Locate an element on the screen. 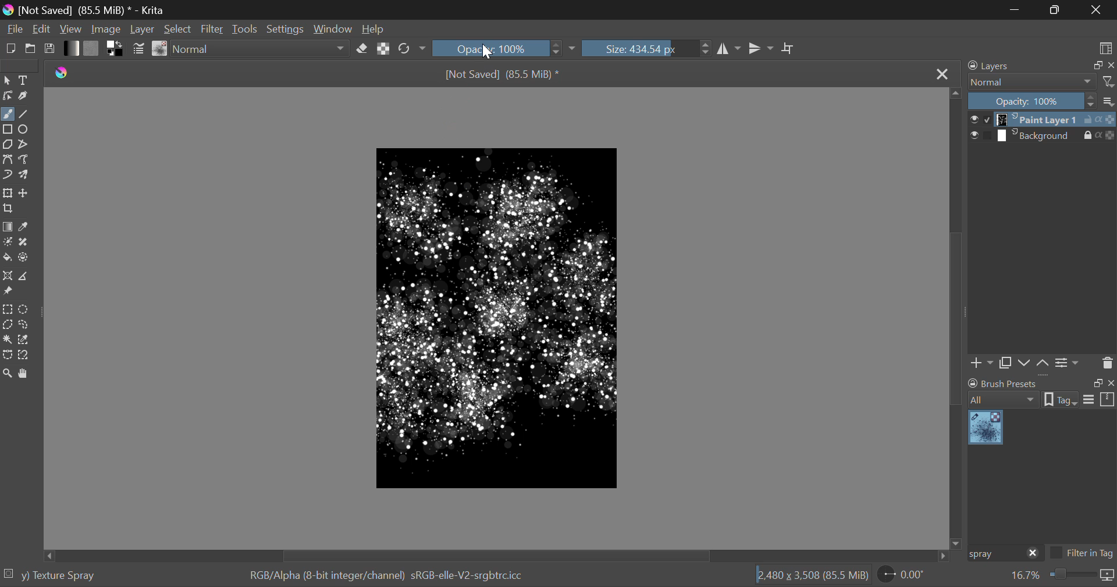  Brush Preset Search: "spray" is located at coordinates (994, 554).